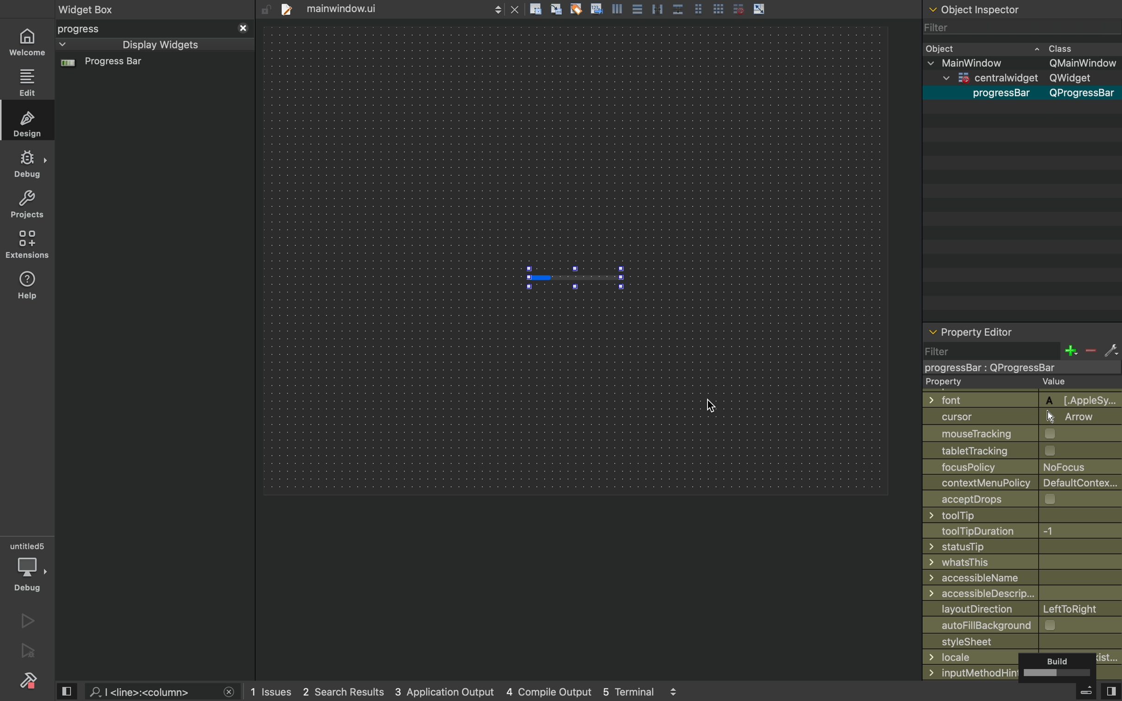 The image size is (1122, 701). Describe the element at coordinates (1077, 693) in the screenshot. I see `hide sidebar` at that location.